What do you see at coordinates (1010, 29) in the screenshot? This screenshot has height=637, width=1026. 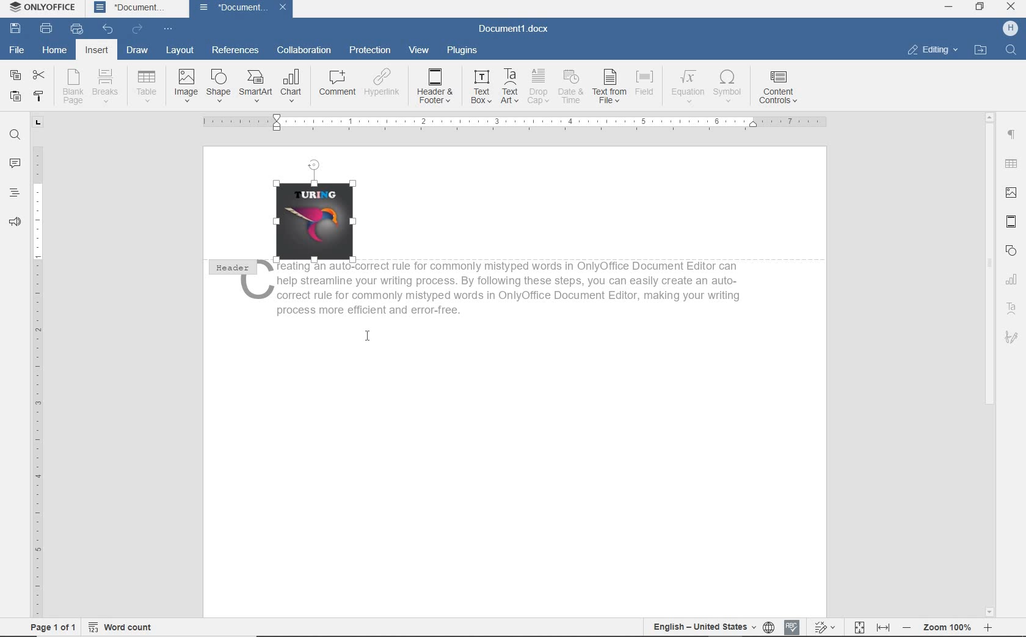 I see `Profile` at bounding box center [1010, 29].